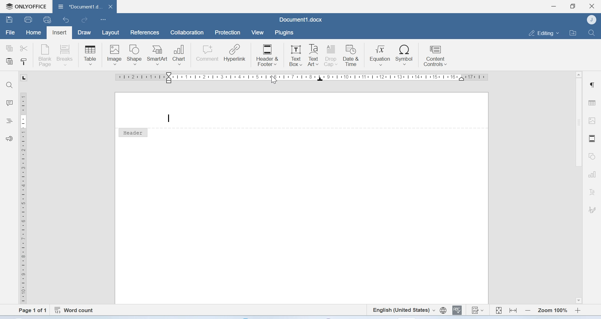 The height and width of the screenshot is (319, 601). What do you see at coordinates (592, 6) in the screenshot?
I see `Close` at bounding box center [592, 6].